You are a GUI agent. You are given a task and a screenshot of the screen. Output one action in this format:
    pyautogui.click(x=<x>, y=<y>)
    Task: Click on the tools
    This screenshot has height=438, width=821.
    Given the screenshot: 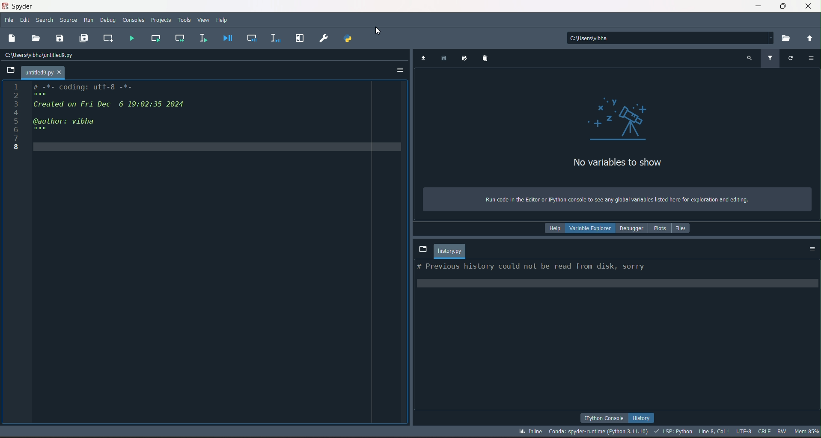 What is the action you would take?
    pyautogui.click(x=184, y=21)
    